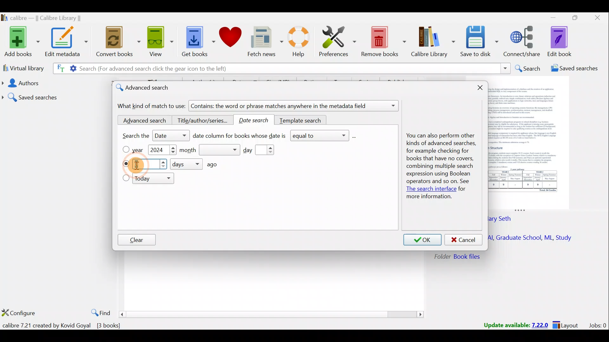  Describe the element at coordinates (148, 89) in the screenshot. I see `Advanced search` at that location.